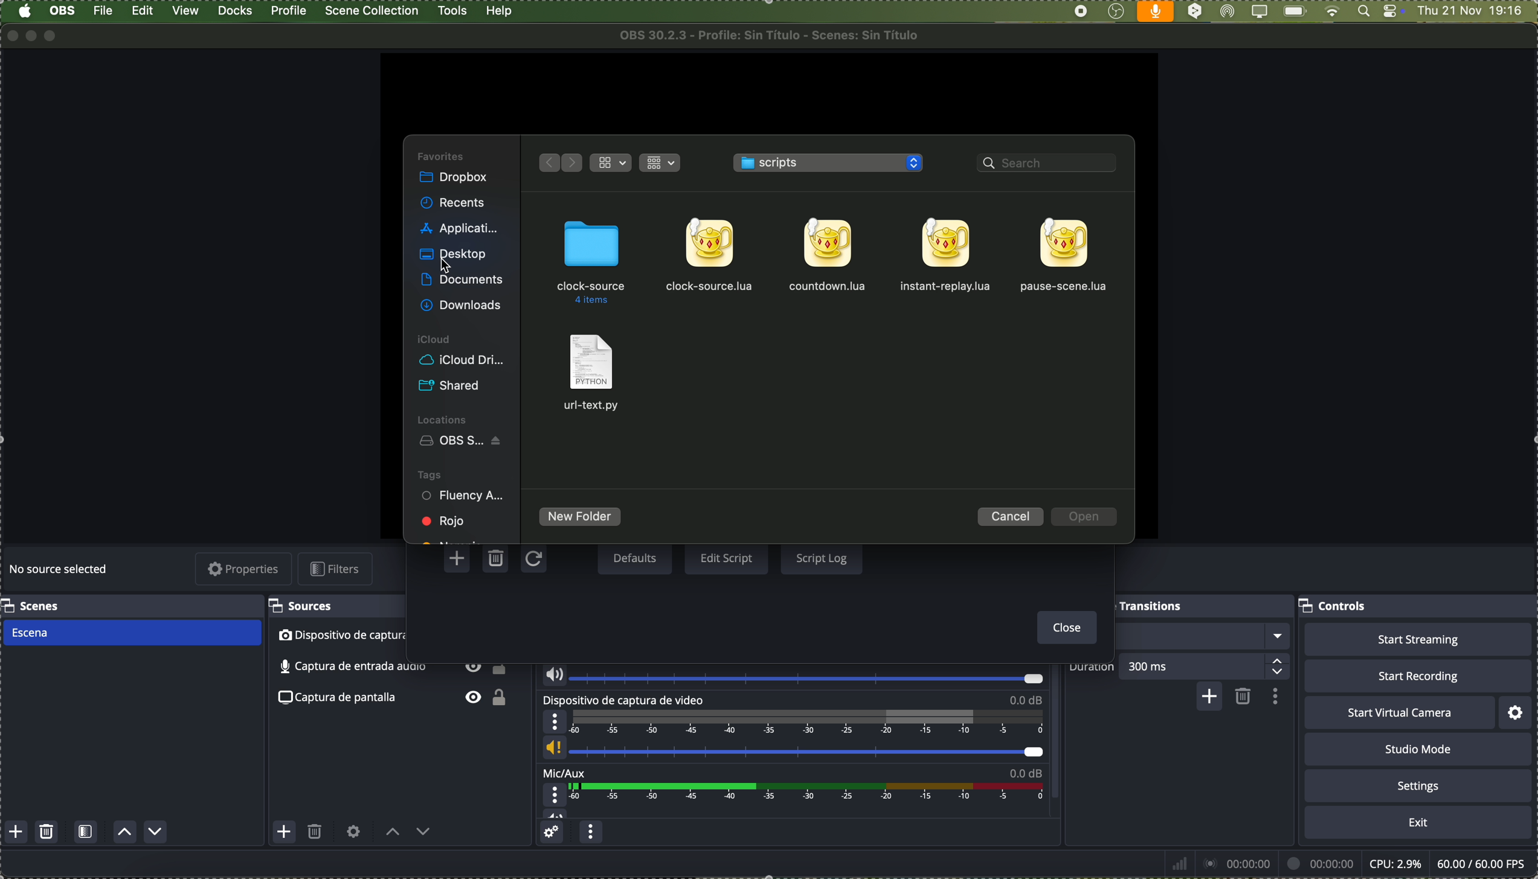  I want to click on docks, so click(236, 11).